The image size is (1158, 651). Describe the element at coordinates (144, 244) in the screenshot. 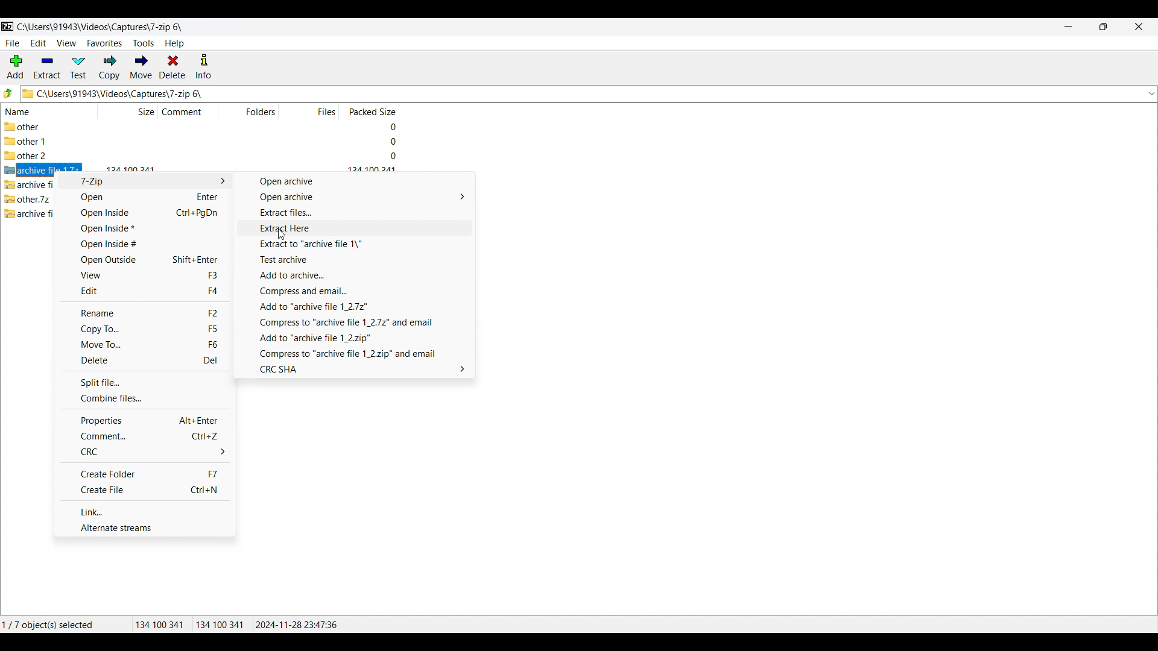

I see `Open inside#` at that location.